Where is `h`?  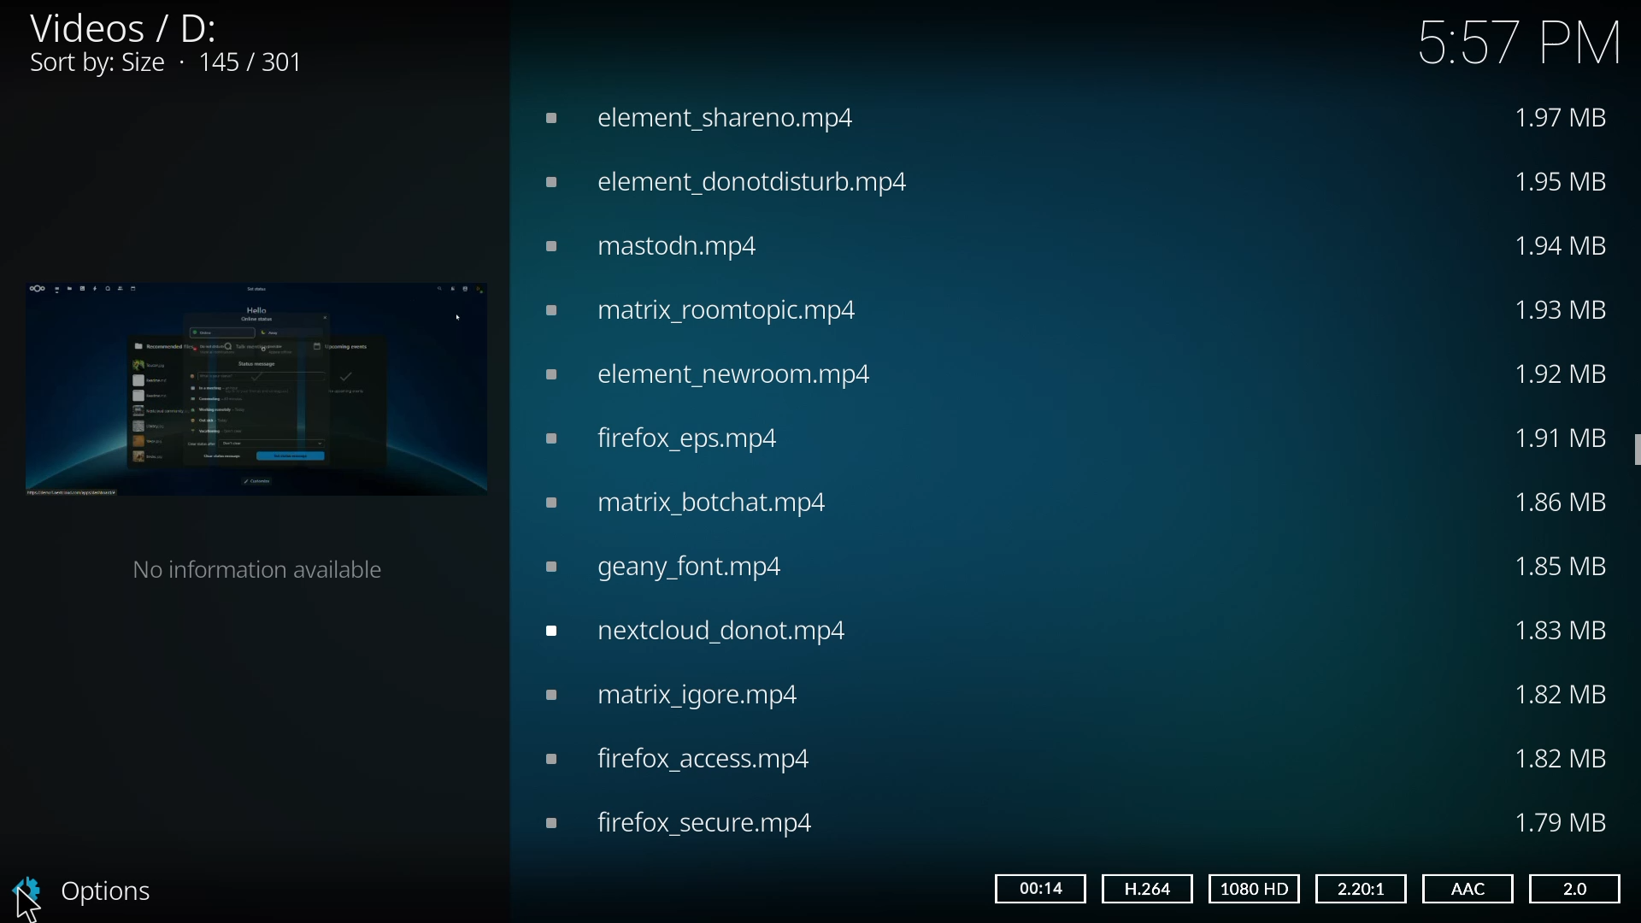
h is located at coordinates (1145, 887).